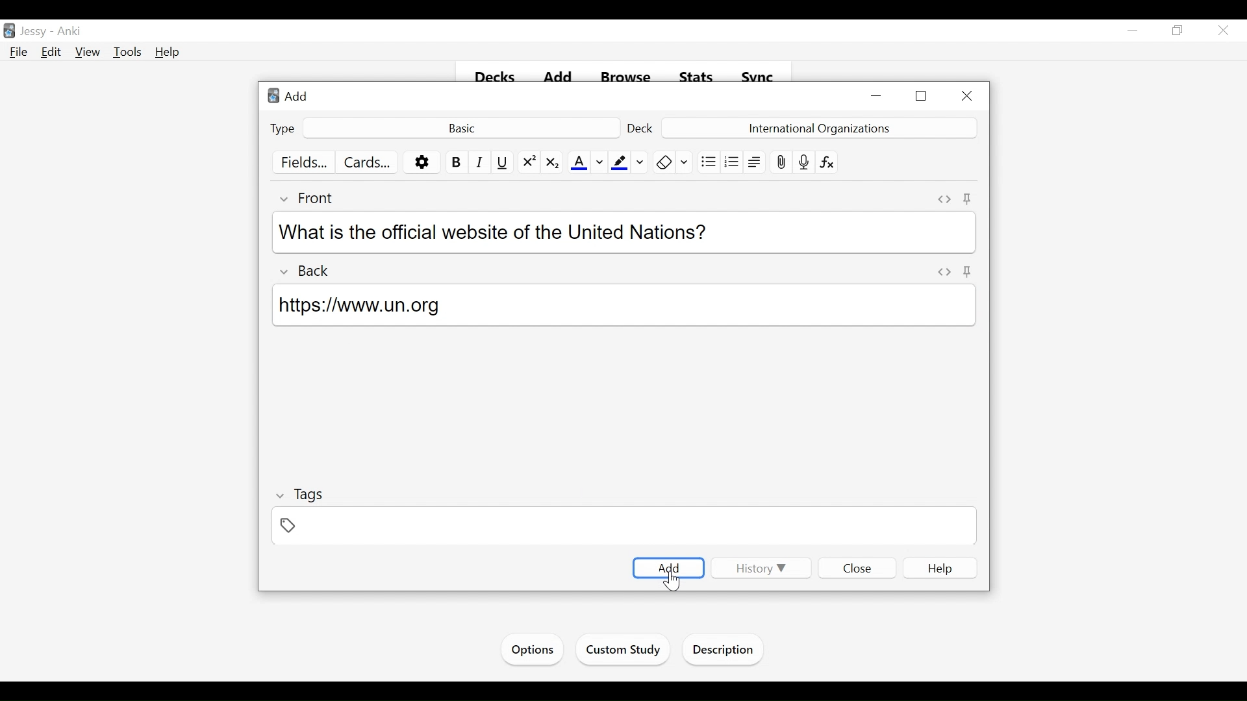 The width and height of the screenshot is (1247, 701). What do you see at coordinates (494, 77) in the screenshot?
I see `Decks` at bounding box center [494, 77].